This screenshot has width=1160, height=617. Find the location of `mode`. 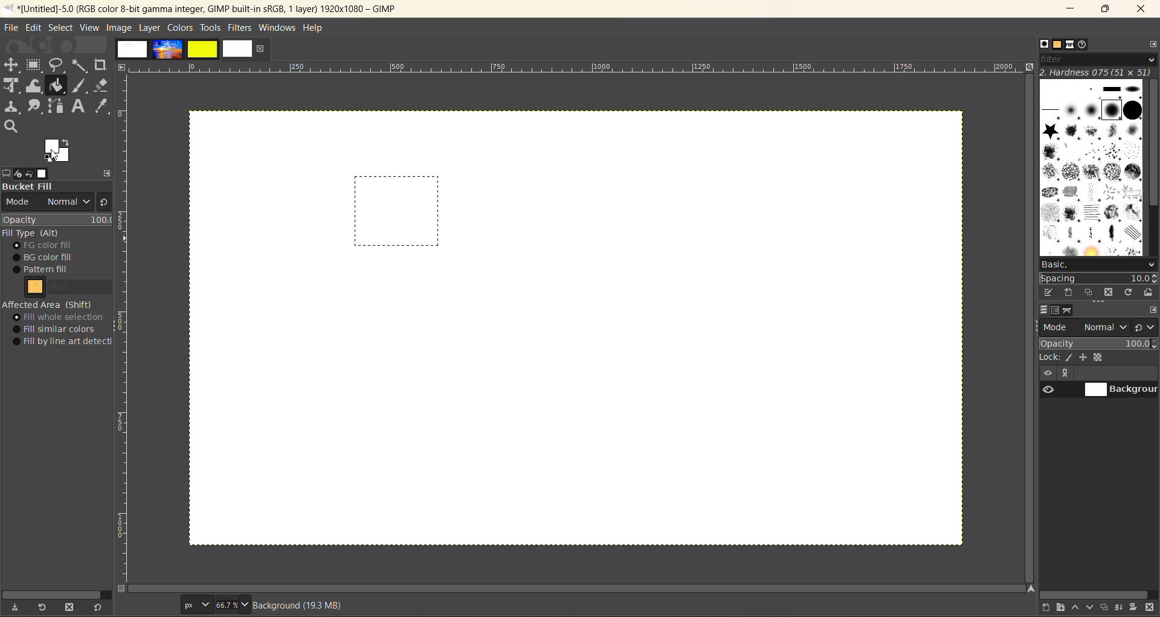

mode is located at coordinates (1086, 327).